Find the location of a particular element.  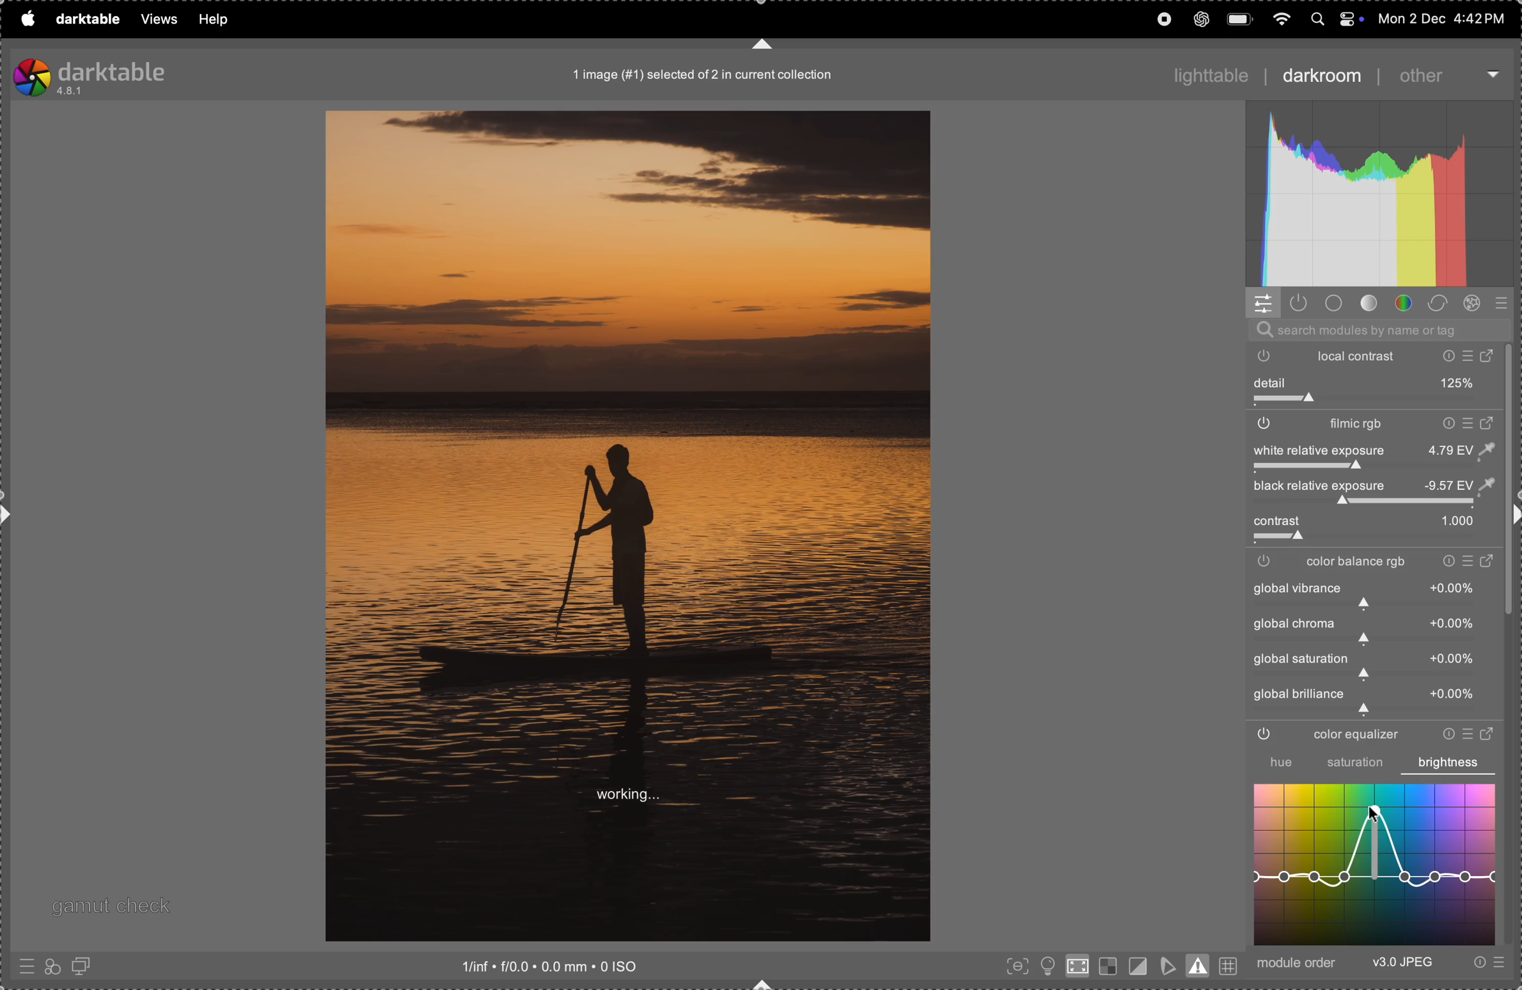

histogram is located at coordinates (1381, 195).